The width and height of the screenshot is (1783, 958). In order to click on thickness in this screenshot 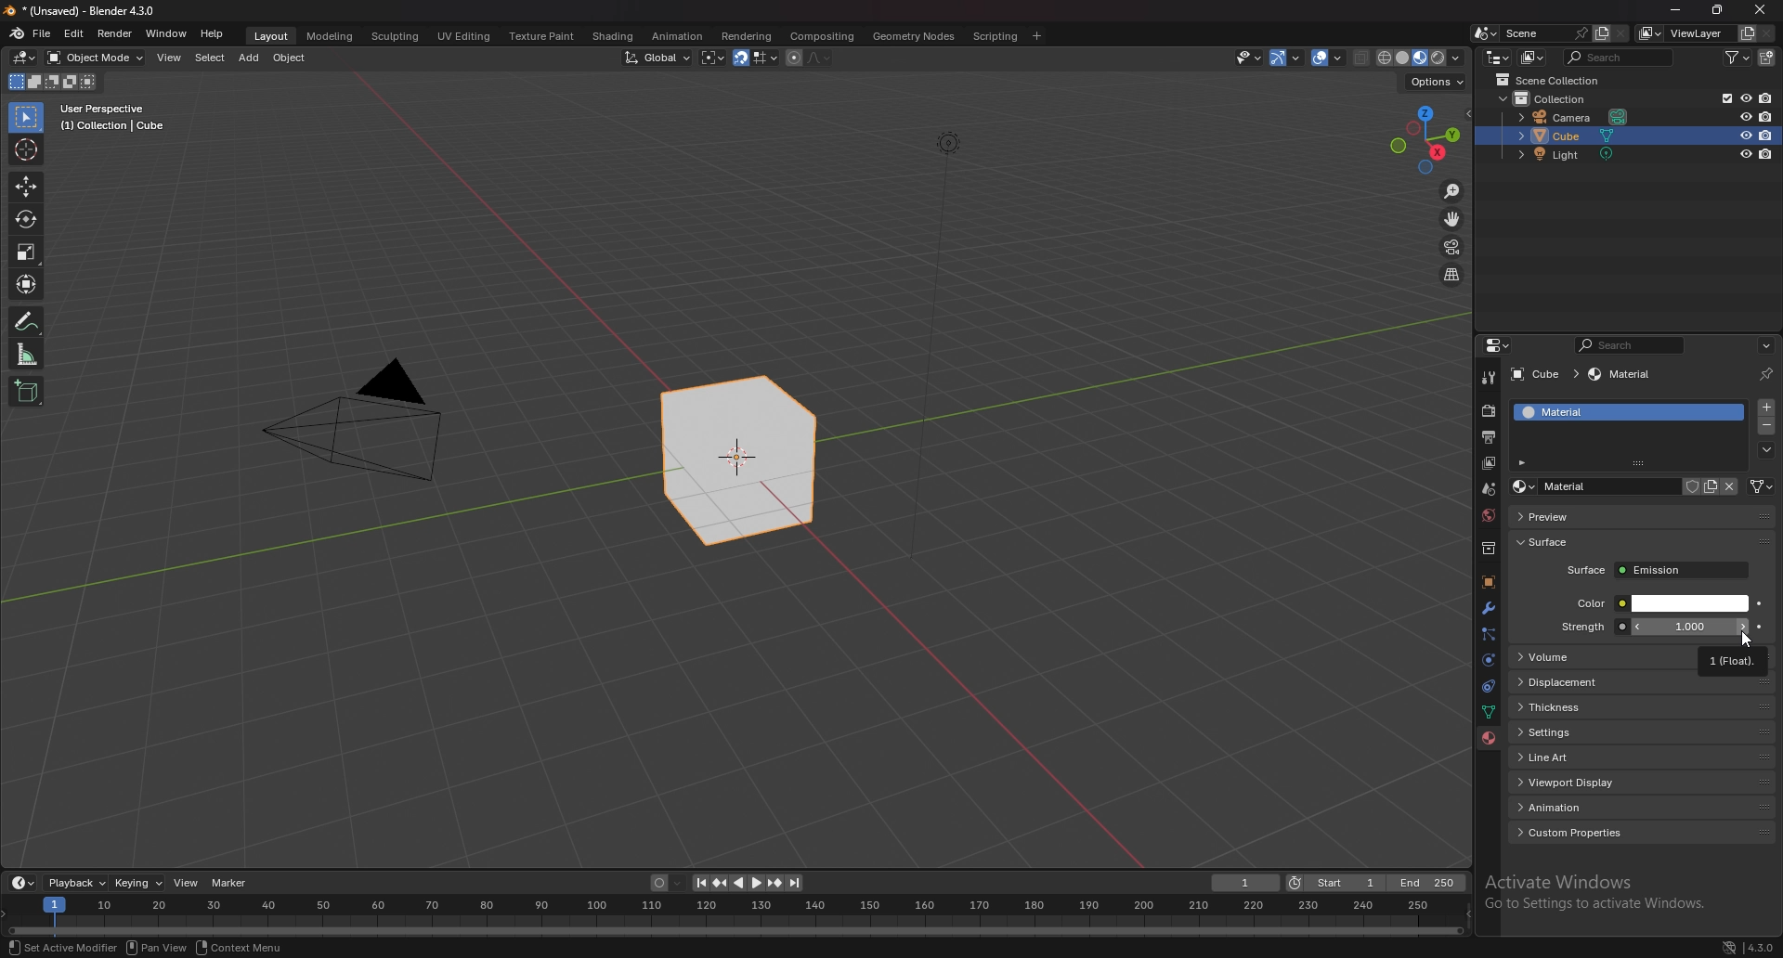, I will do `click(1643, 707)`.